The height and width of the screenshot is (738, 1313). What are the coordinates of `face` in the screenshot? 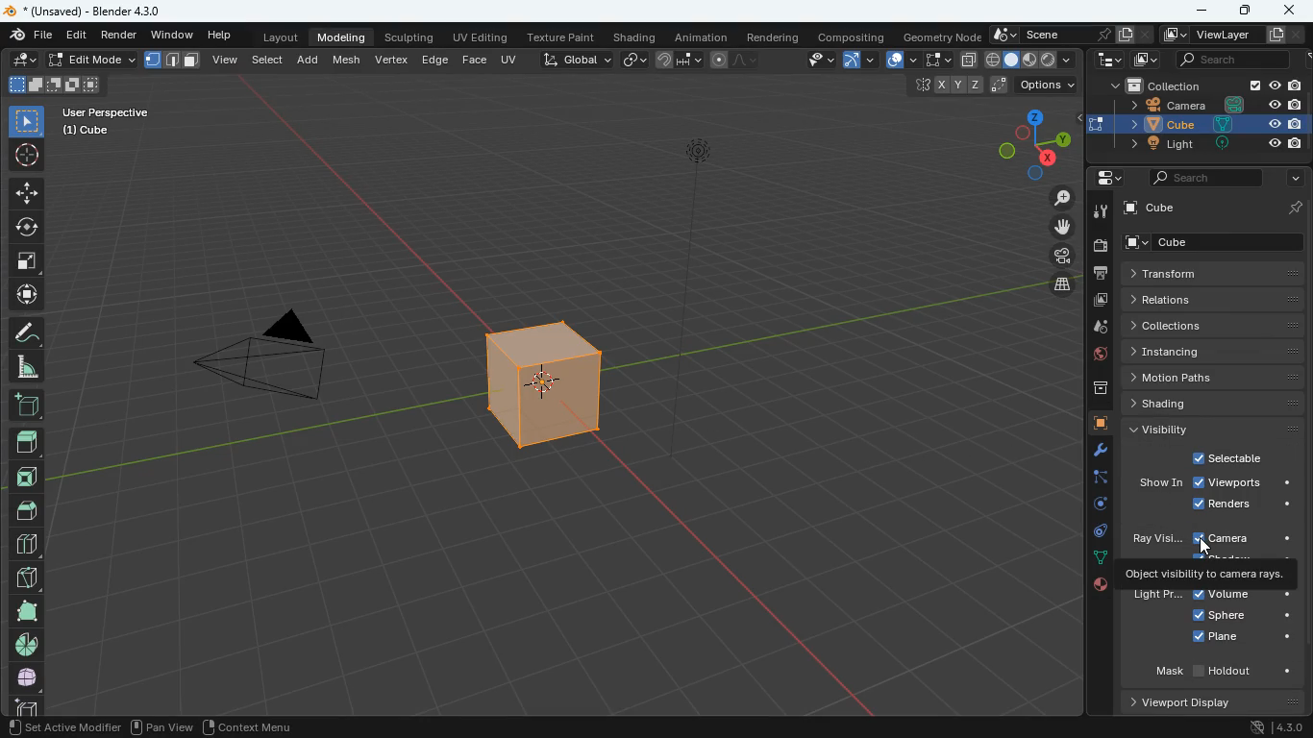 It's located at (474, 61).